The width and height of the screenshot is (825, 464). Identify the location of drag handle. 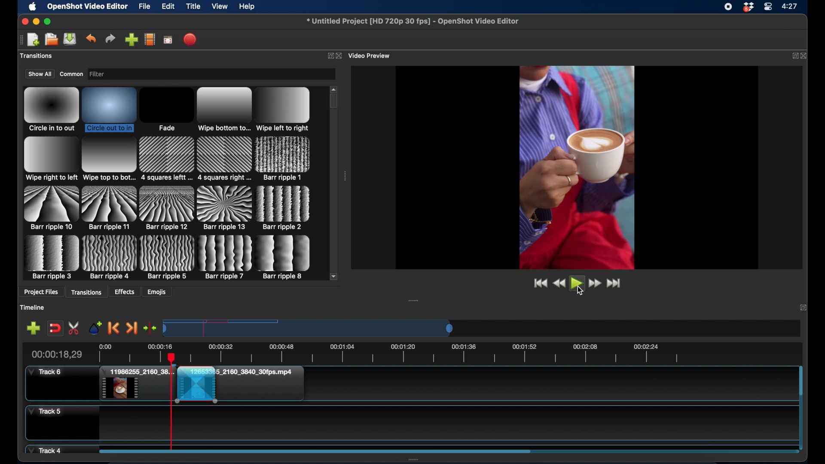
(414, 300).